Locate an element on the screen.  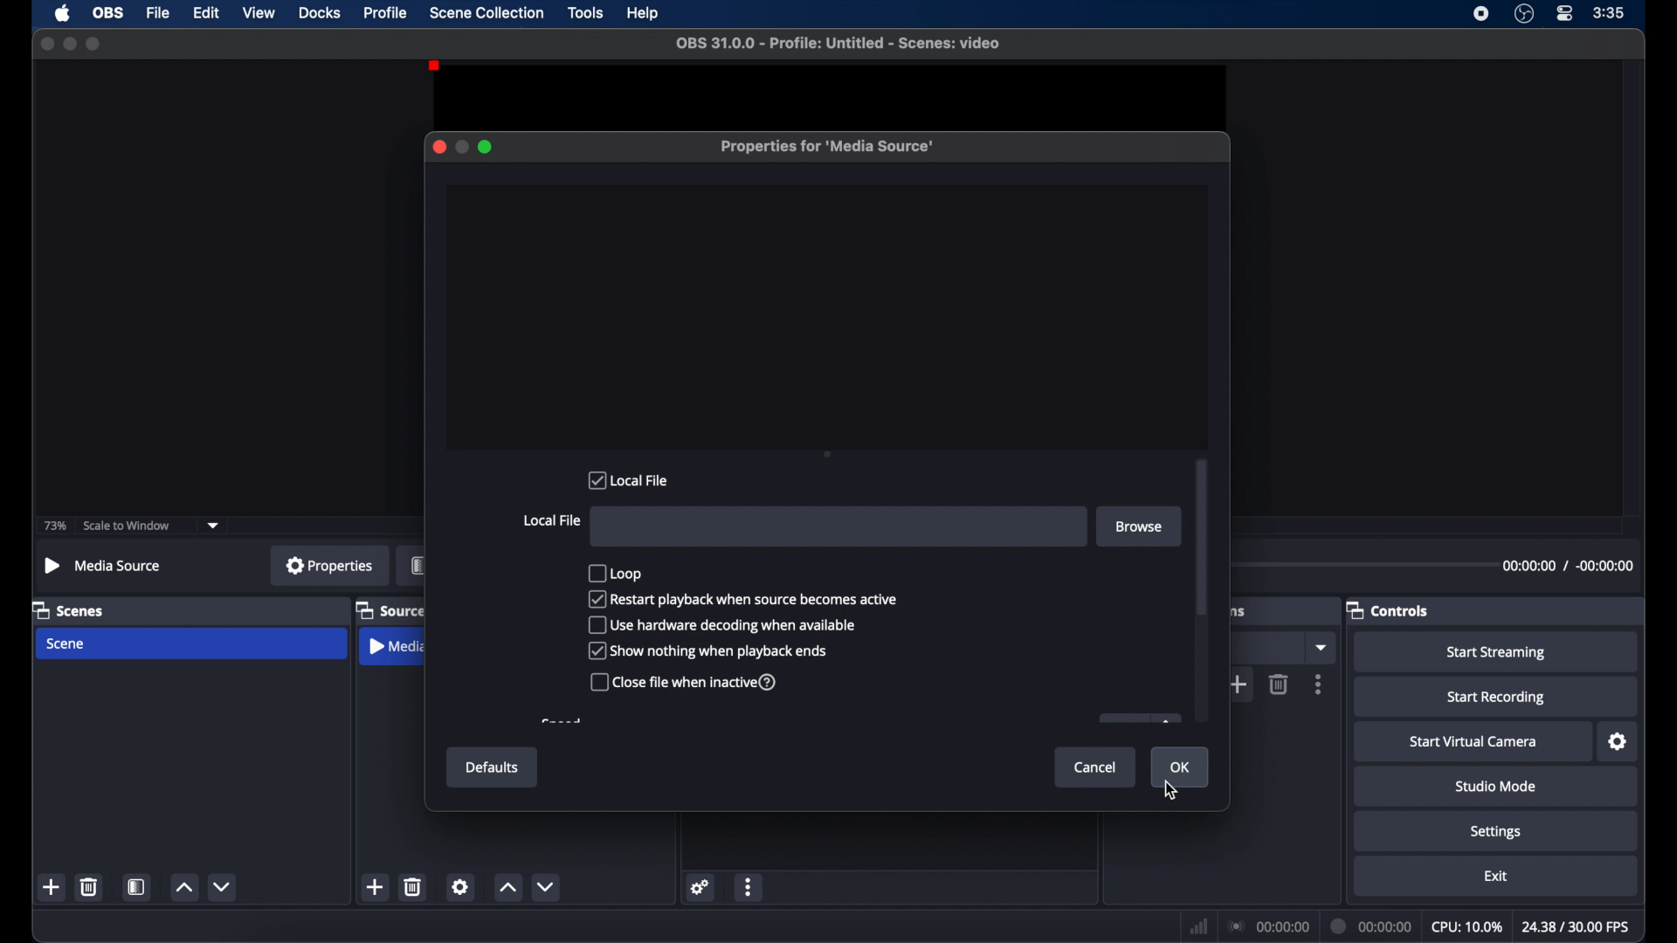
sources is located at coordinates (386, 609).